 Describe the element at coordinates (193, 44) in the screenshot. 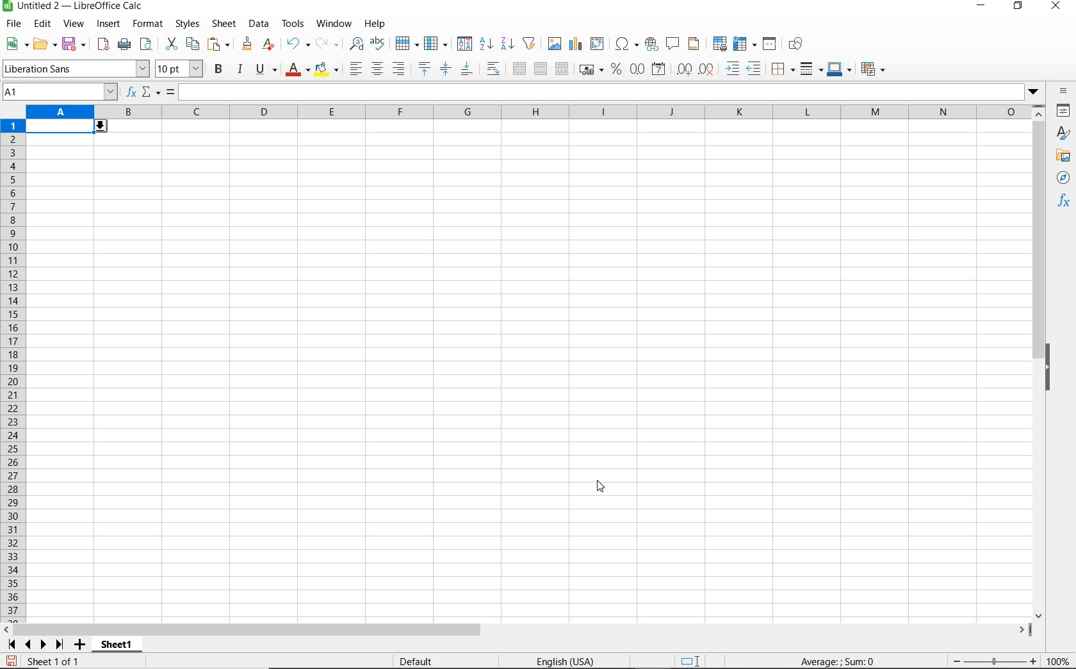

I see `copy` at that location.